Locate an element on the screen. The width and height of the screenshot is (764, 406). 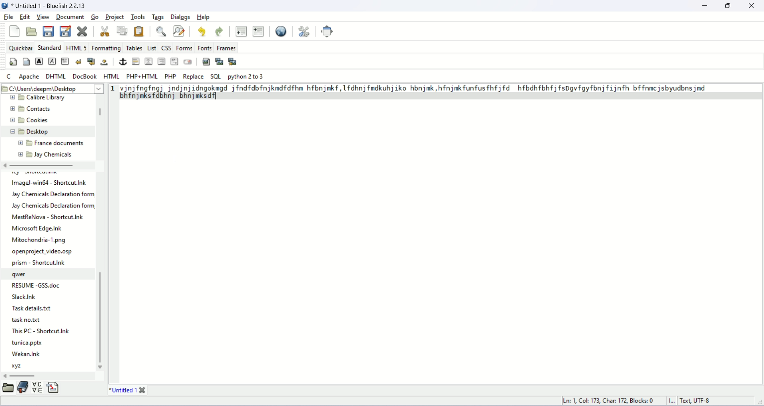
MestReNova - Shortcut.Ink: is located at coordinates (48, 217).